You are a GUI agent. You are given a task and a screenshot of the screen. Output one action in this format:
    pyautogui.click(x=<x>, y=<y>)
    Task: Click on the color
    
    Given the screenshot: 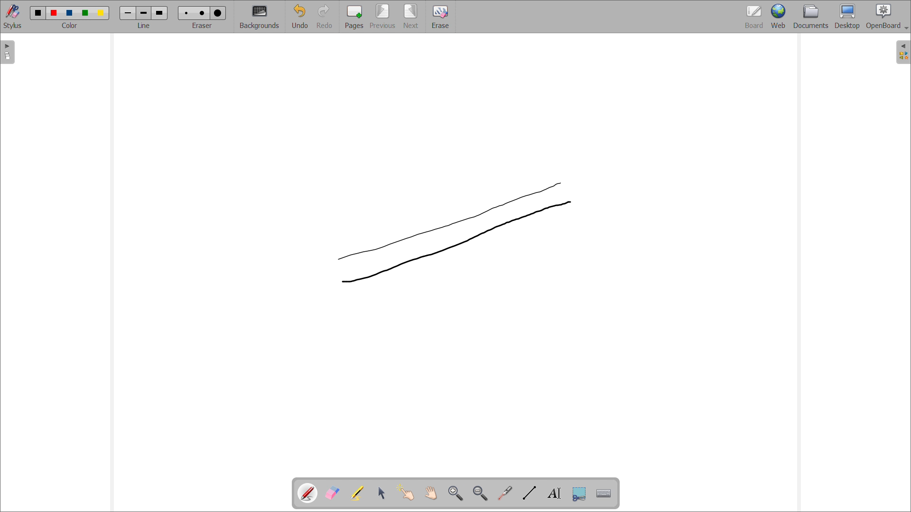 What is the action you would take?
    pyautogui.click(x=38, y=12)
    